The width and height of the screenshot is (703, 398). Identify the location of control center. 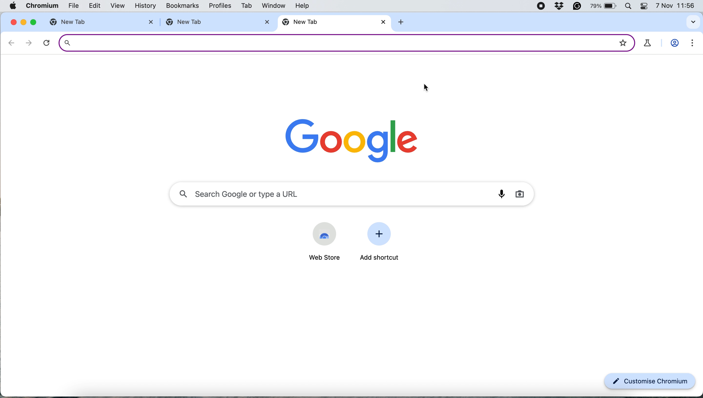
(646, 6).